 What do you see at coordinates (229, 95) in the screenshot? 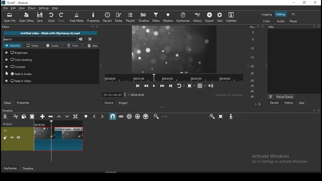
I see `Clip Time` at bounding box center [229, 95].